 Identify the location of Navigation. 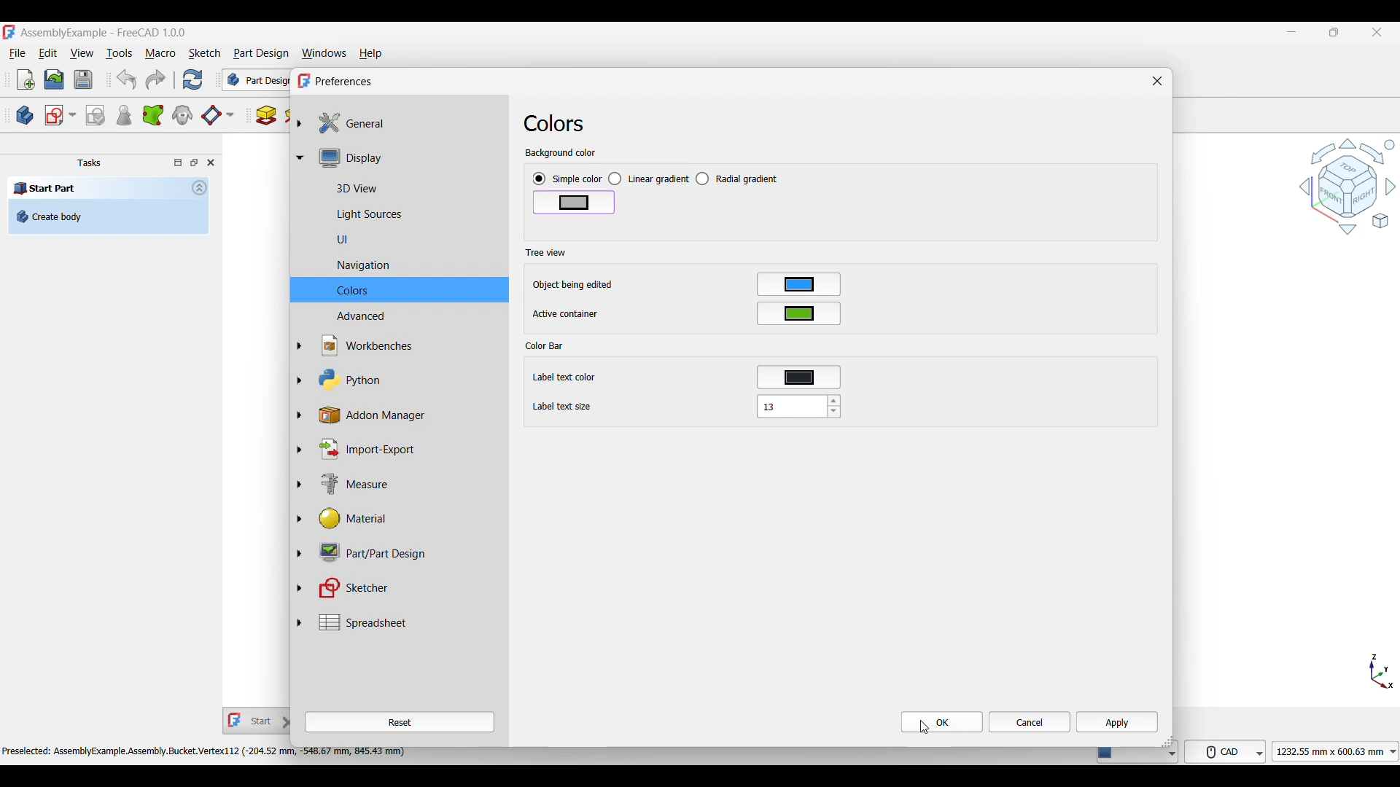
(1347, 186).